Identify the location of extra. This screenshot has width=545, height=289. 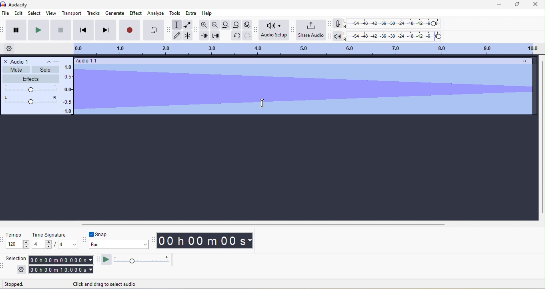
(190, 13).